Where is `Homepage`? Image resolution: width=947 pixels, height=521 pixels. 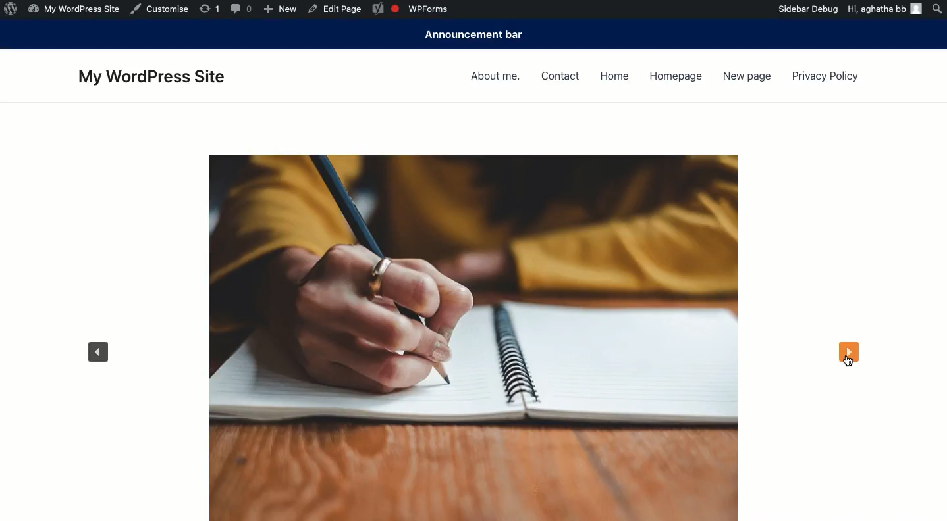
Homepage is located at coordinates (674, 76).